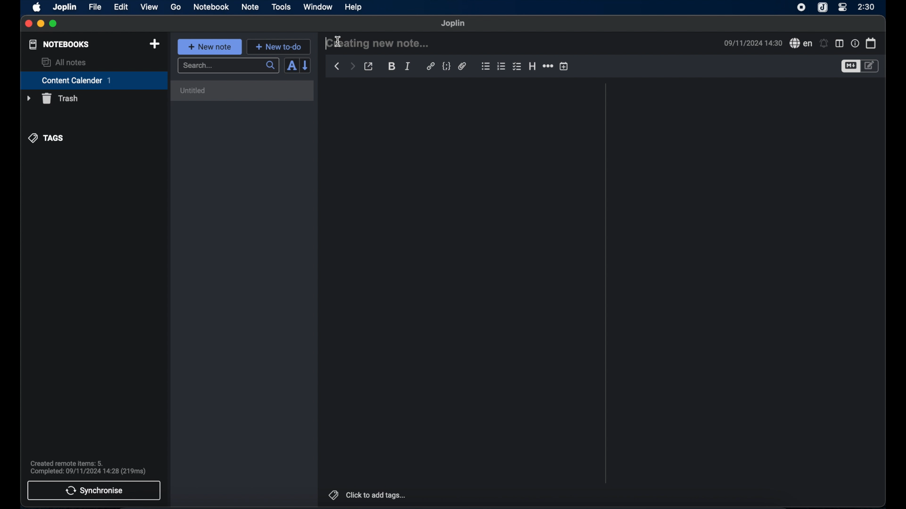  What do you see at coordinates (318, 7) in the screenshot?
I see `window` at bounding box center [318, 7].